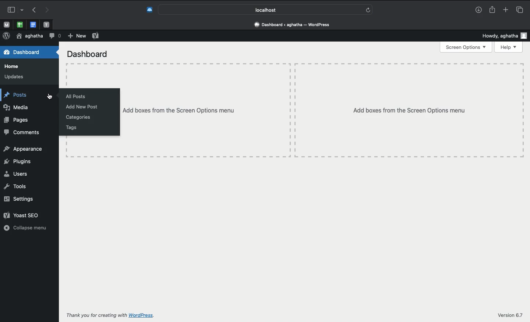 The height and width of the screenshot is (322, 530). I want to click on Dashboard, so click(29, 52).